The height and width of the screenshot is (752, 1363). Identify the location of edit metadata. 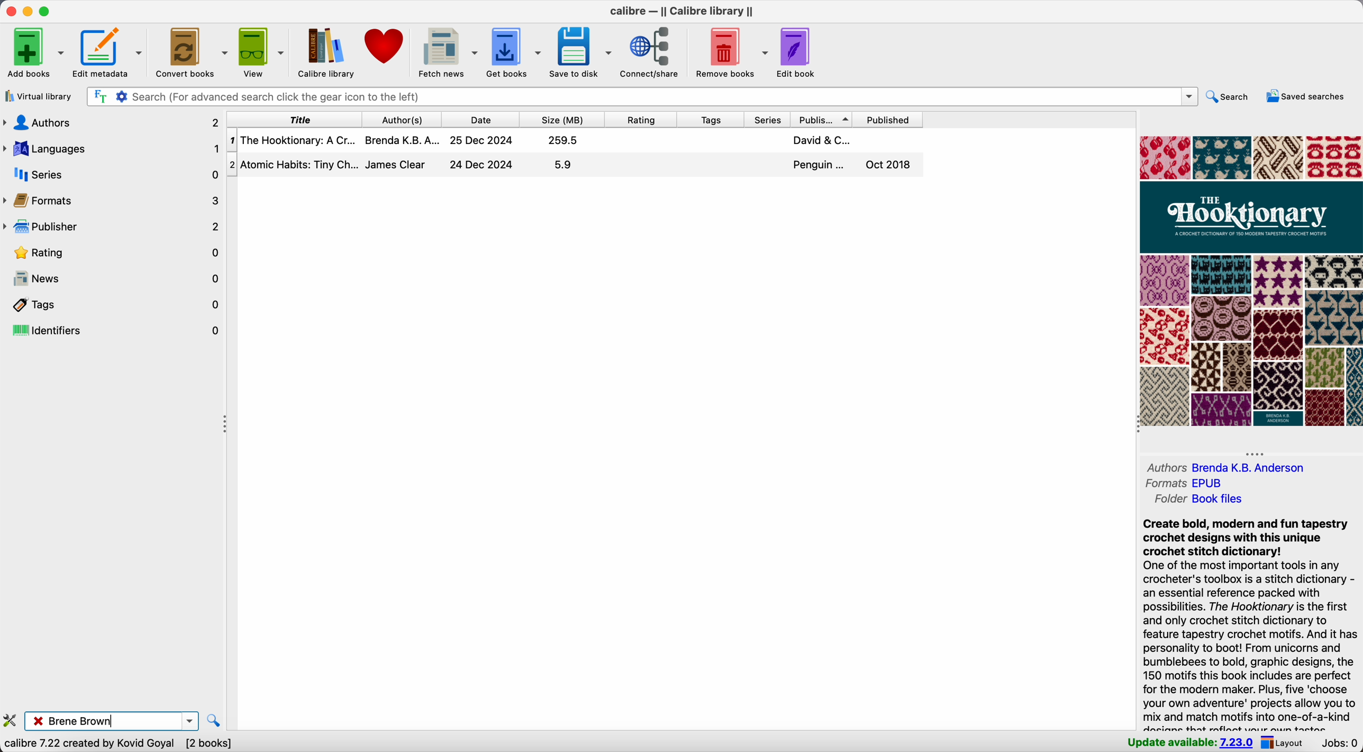
(112, 54).